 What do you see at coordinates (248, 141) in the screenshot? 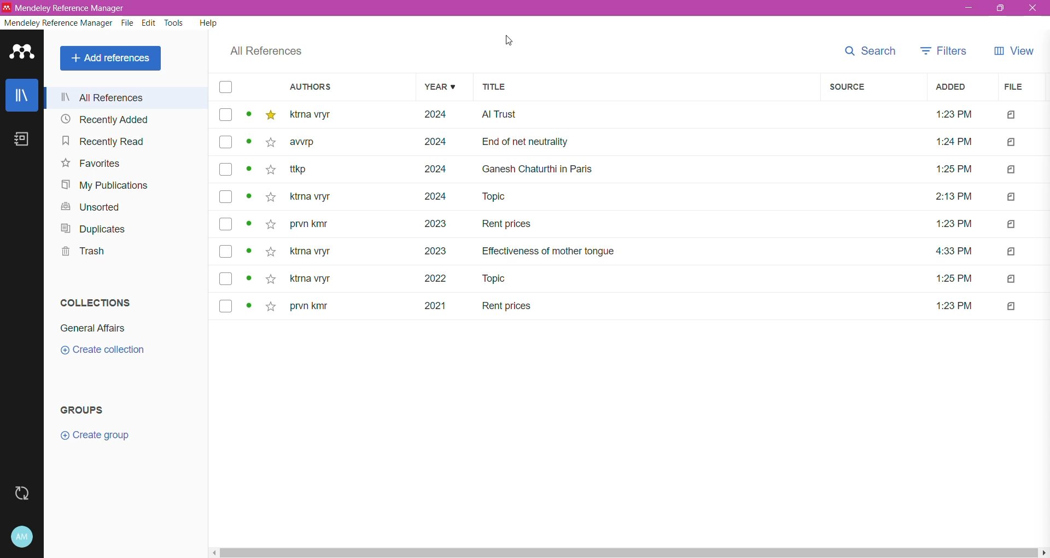
I see `unread` at bounding box center [248, 141].